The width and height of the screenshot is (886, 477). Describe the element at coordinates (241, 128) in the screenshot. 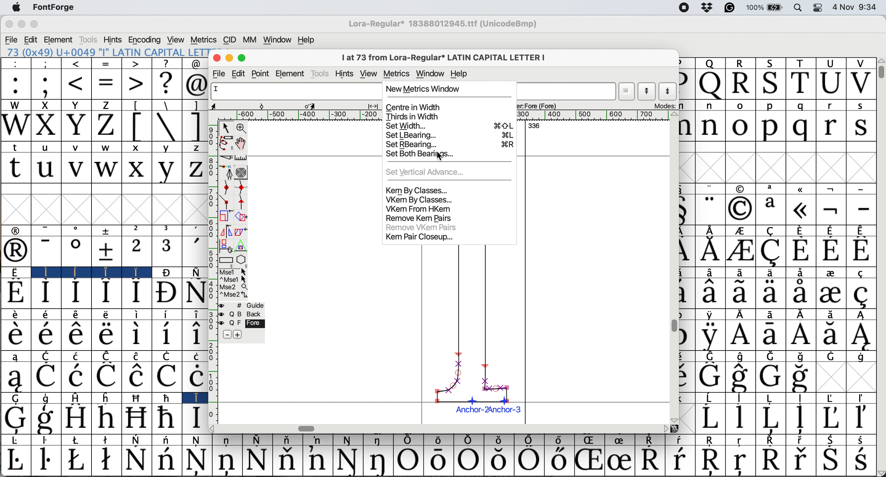

I see `zoom in` at that location.